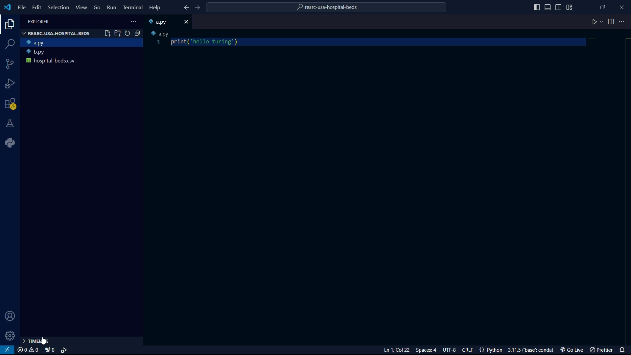 The height and width of the screenshot is (355, 631). I want to click on source code, so click(11, 64).